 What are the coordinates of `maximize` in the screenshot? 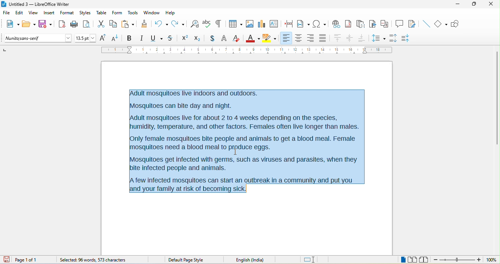 It's located at (475, 5).